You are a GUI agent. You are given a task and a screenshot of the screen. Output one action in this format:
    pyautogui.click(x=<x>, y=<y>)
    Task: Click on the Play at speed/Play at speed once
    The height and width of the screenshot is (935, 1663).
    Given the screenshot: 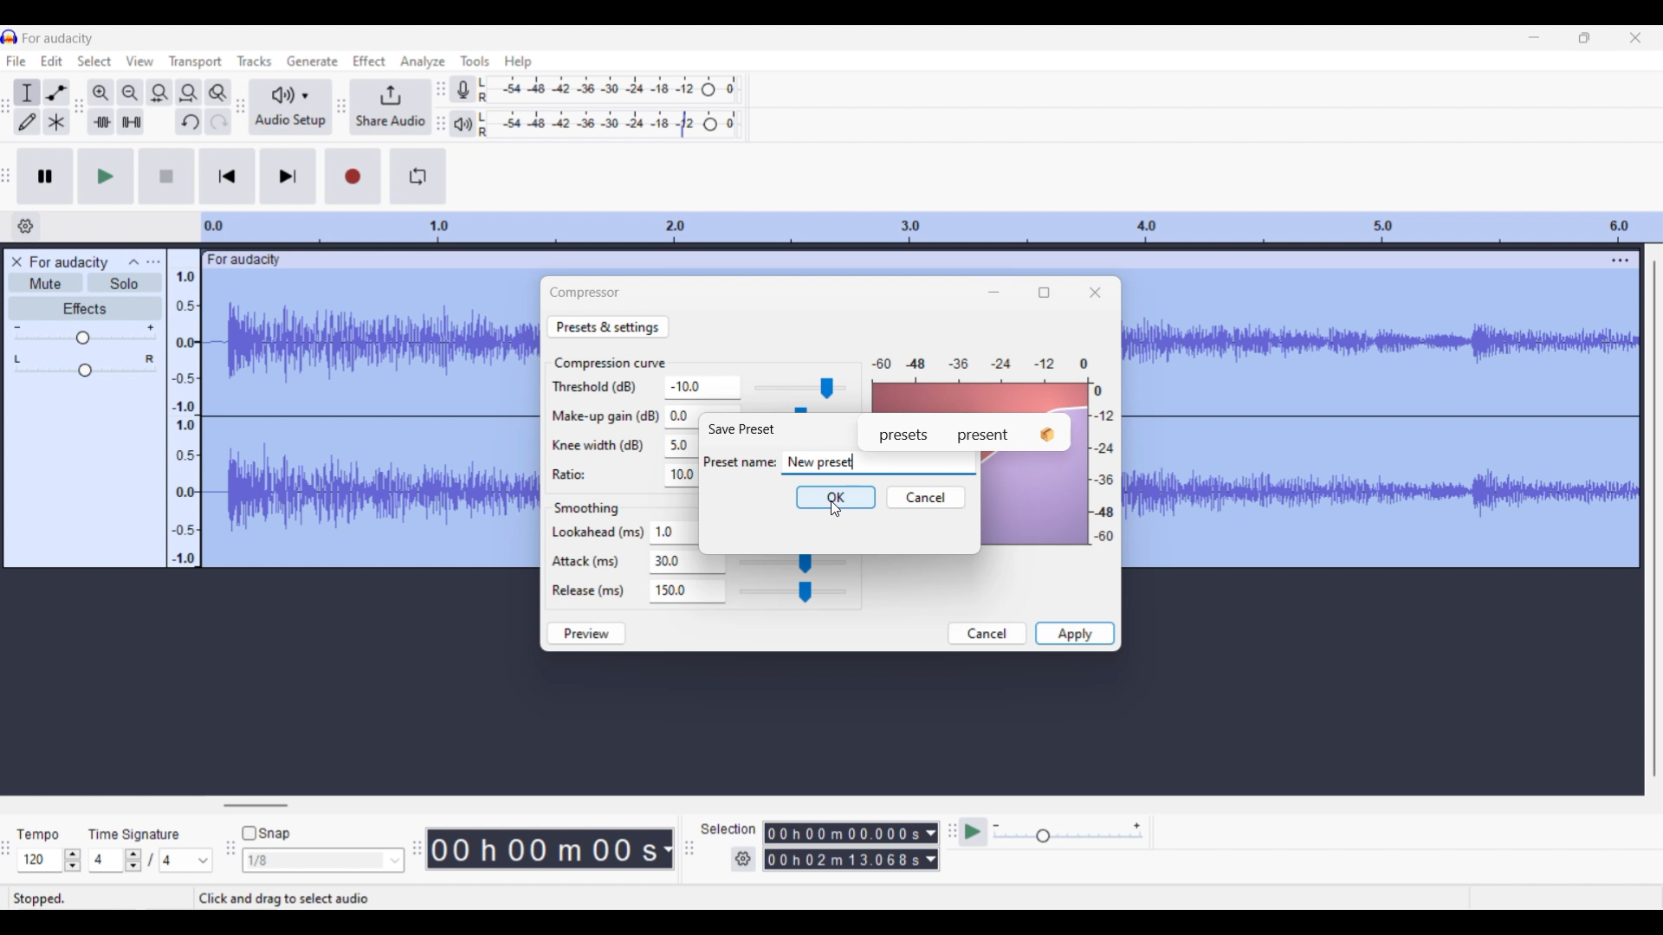 What is the action you would take?
    pyautogui.click(x=973, y=832)
    